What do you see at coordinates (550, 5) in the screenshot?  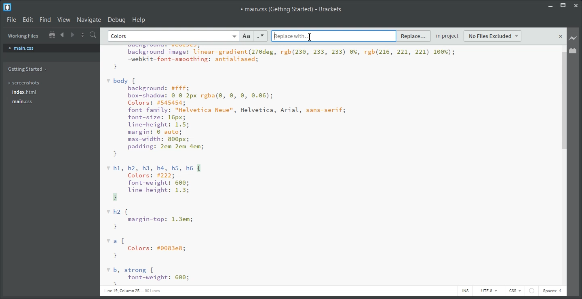 I see `Minimize` at bounding box center [550, 5].